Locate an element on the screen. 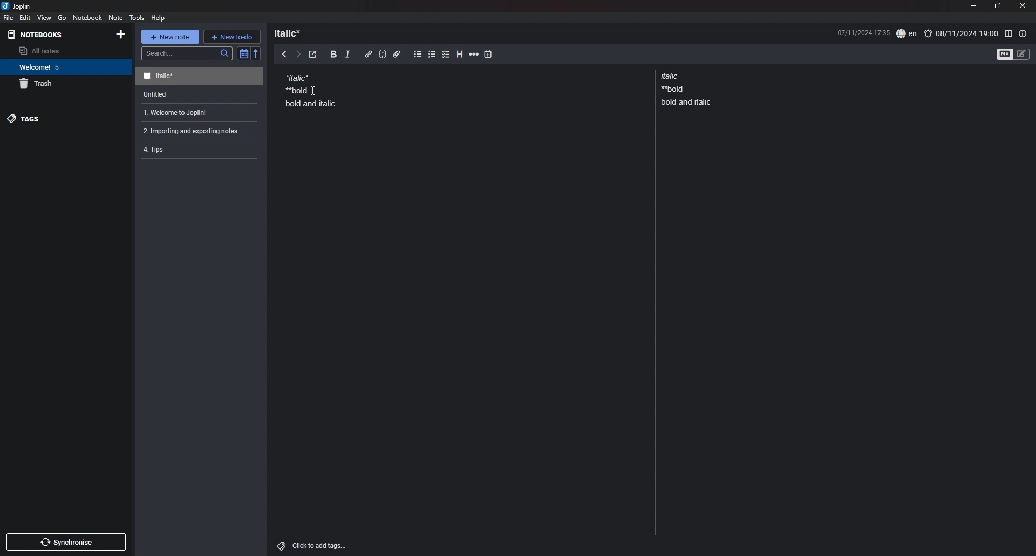 The width and height of the screenshot is (1036, 556). notebook is located at coordinates (88, 17).